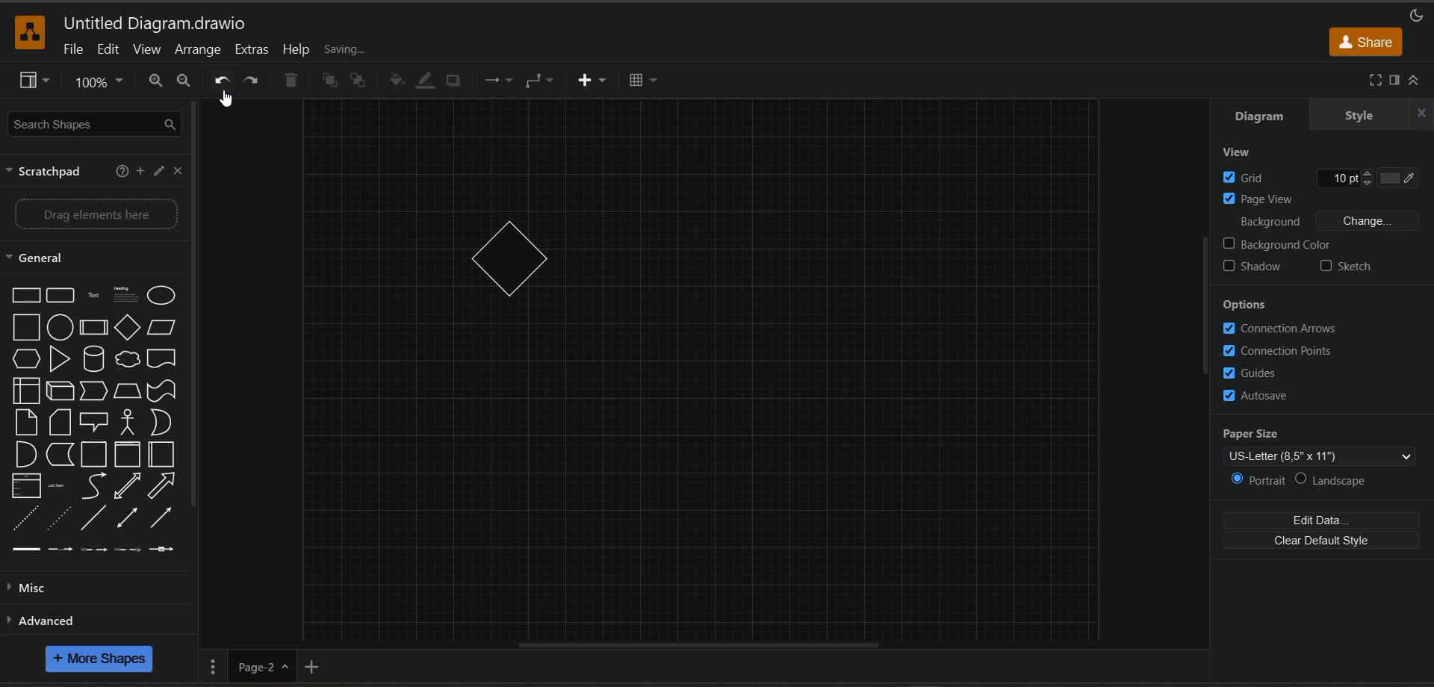 The image size is (1434, 687). Describe the element at coordinates (729, 646) in the screenshot. I see `horizontal scroll bar` at that location.